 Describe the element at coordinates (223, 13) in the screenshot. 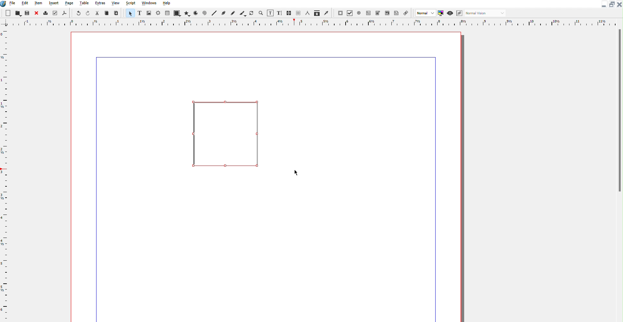

I see `Bezier Curve` at that location.